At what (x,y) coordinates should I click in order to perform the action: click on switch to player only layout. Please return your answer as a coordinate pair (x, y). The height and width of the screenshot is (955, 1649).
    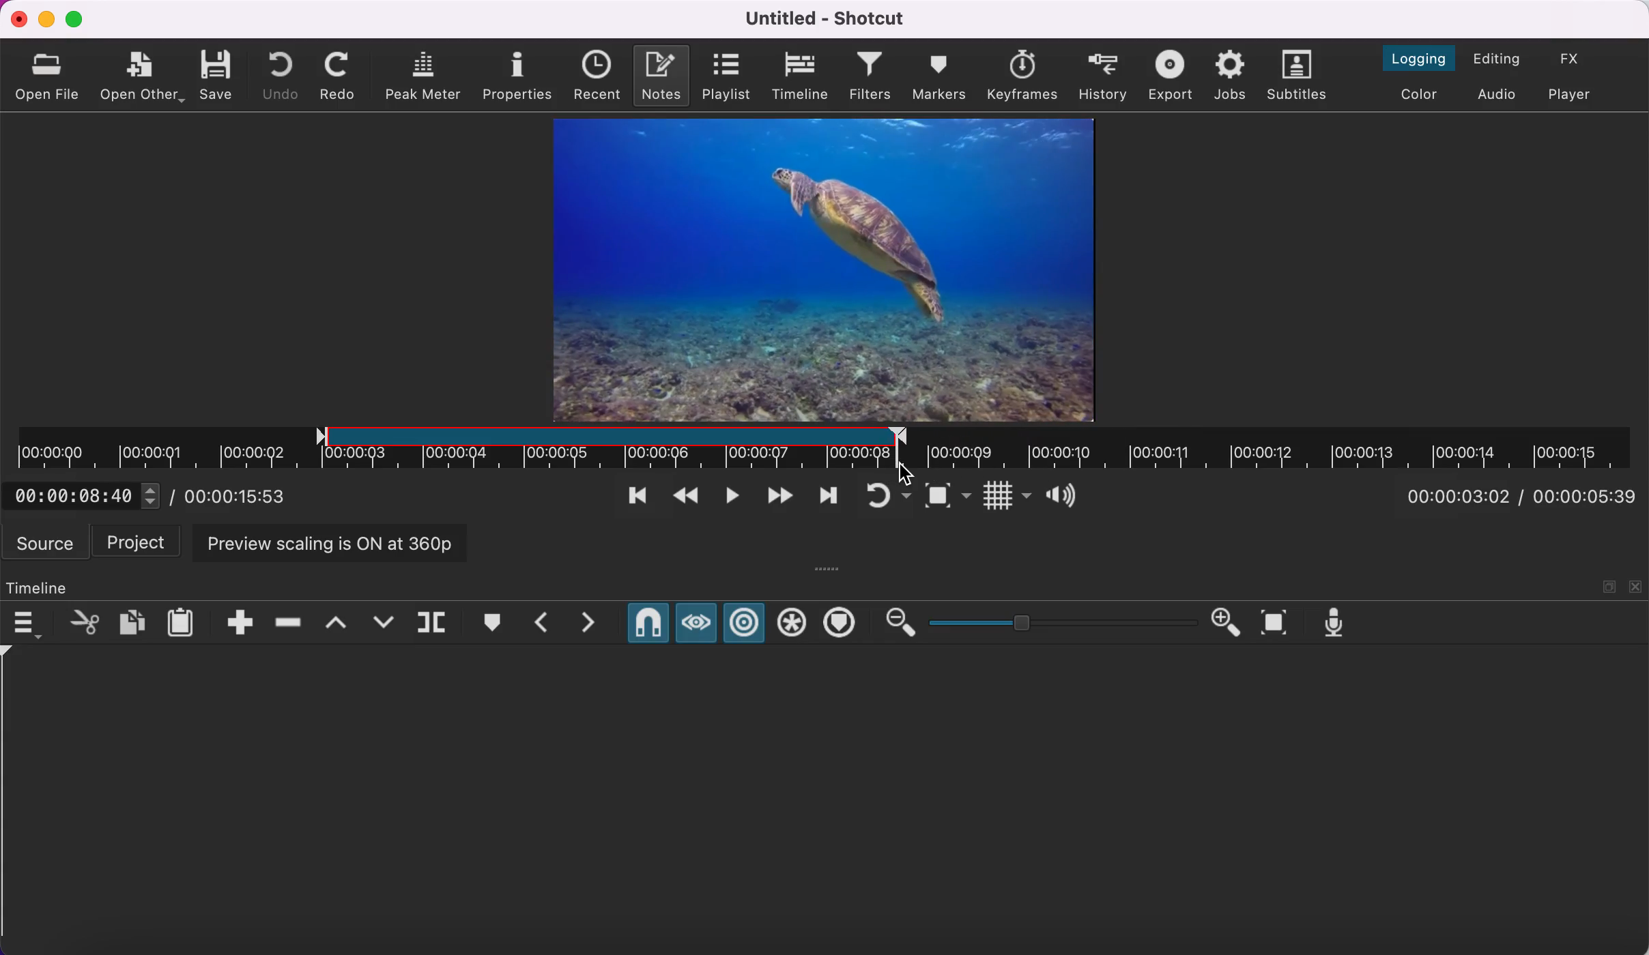
    Looking at the image, I should click on (1577, 97).